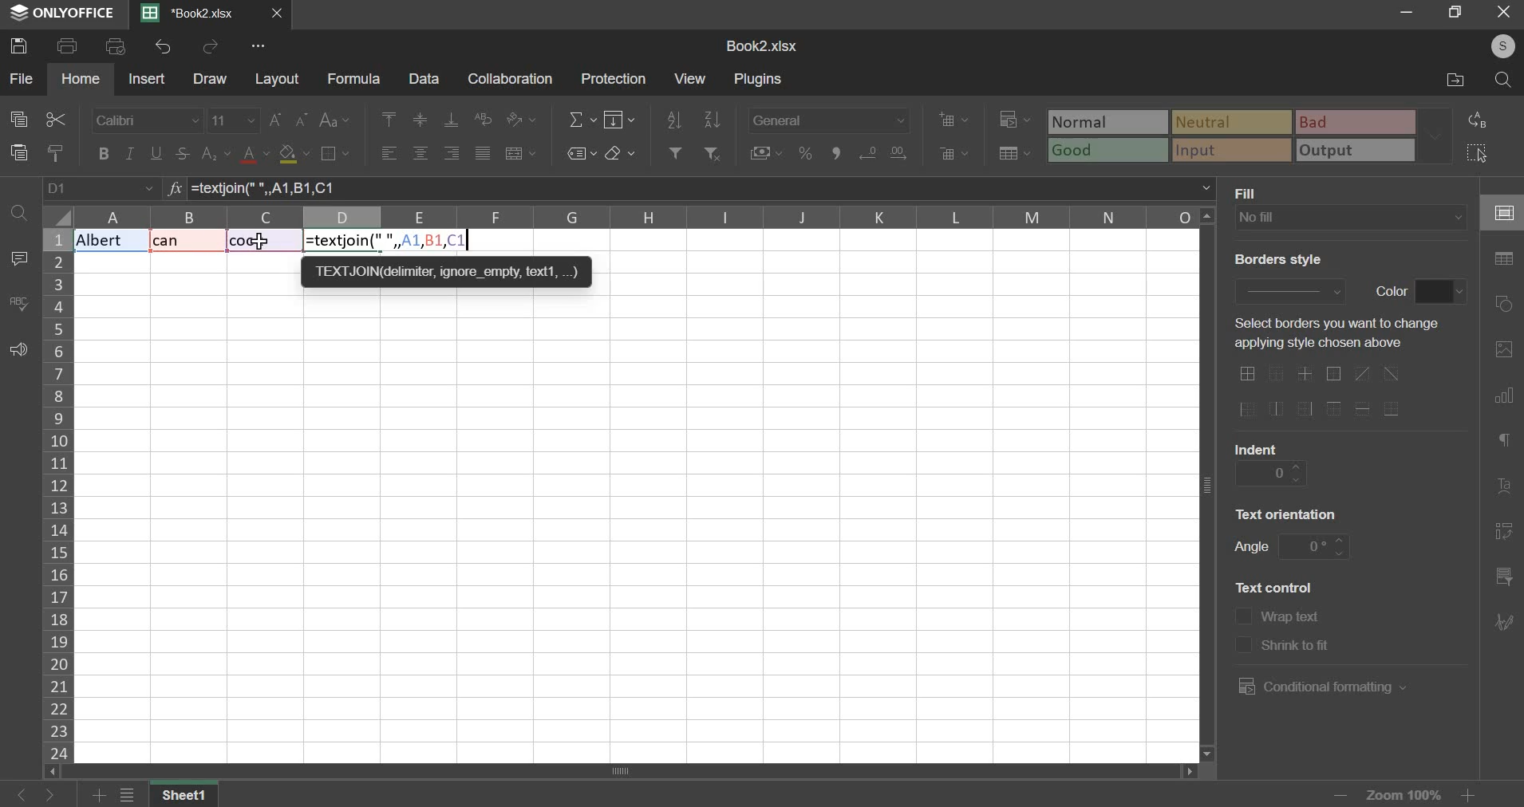 The width and height of the screenshot is (1524, 807). I want to click on text color, so click(256, 155).